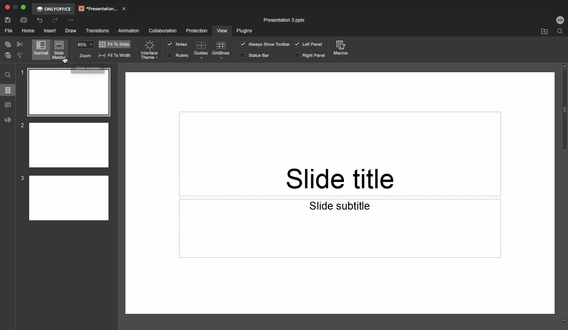  What do you see at coordinates (8, 56) in the screenshot?
I see `Paste` at bounding box center [8, 56].